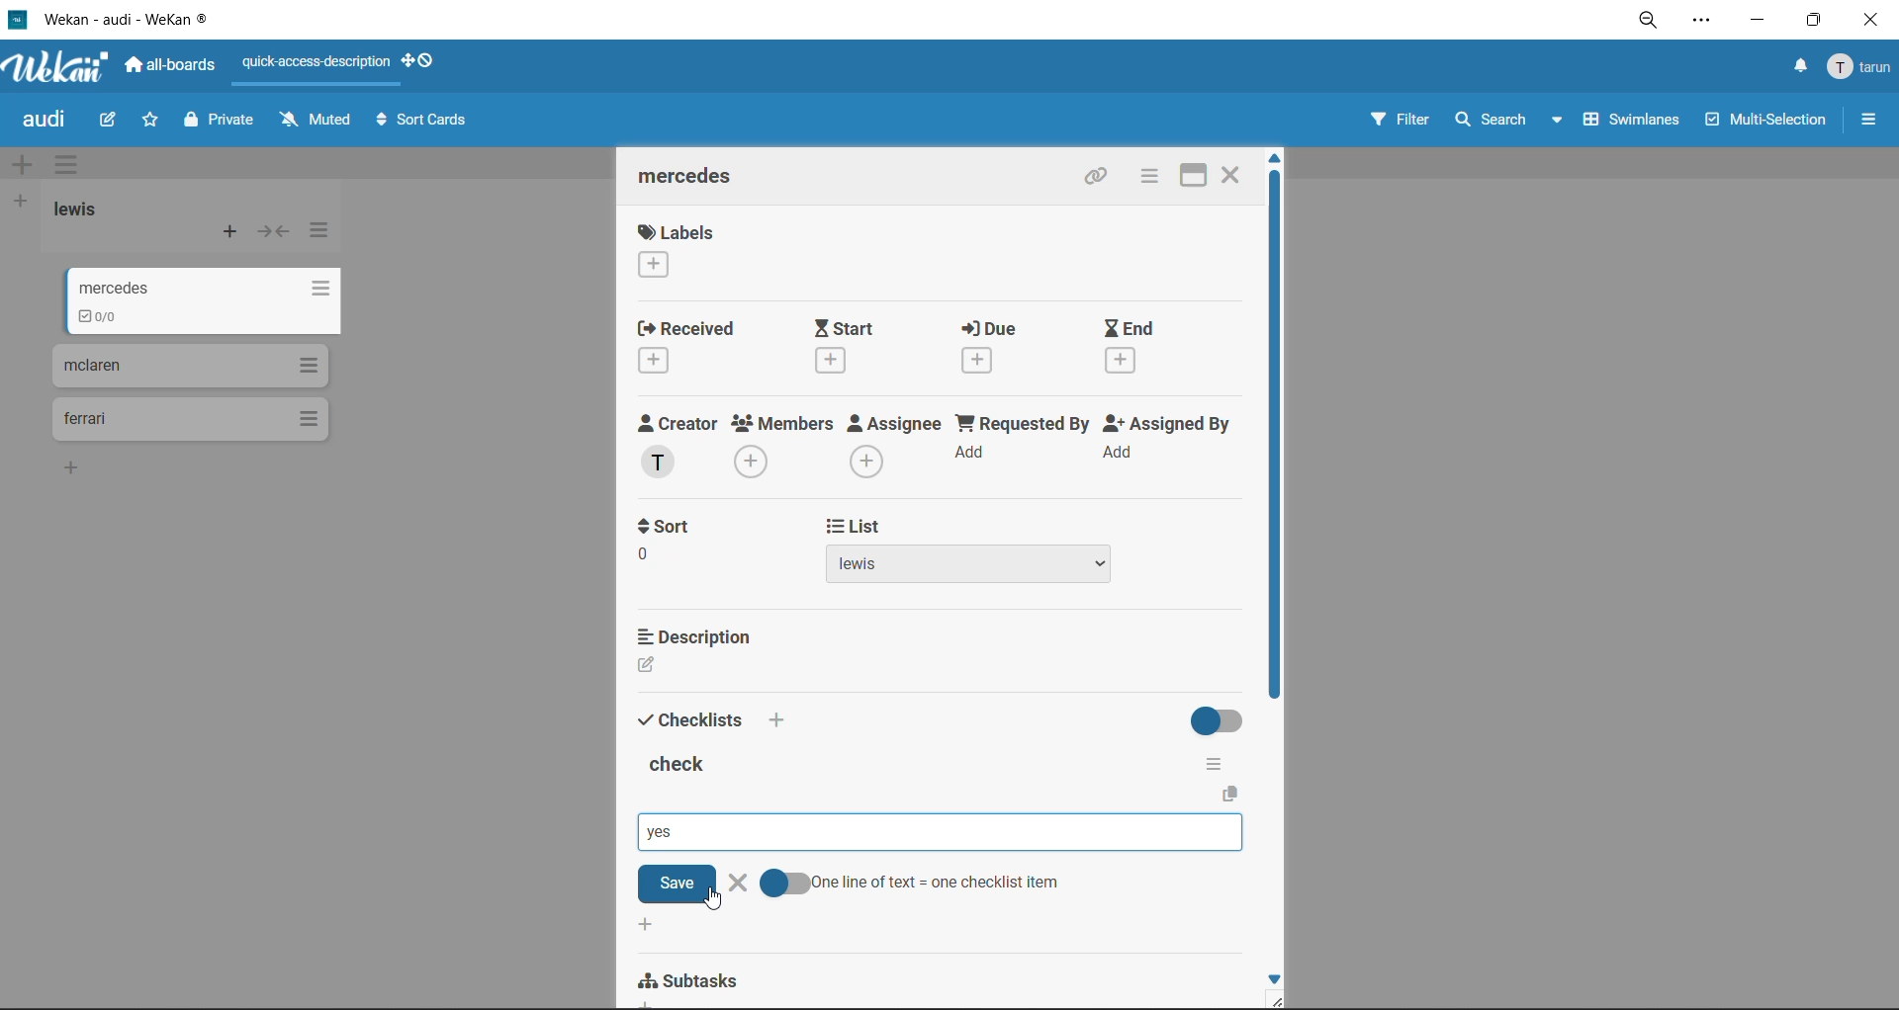 The height and width of the screenshot is (1010, 1899). I want to click on assignee, so click(900, 449).